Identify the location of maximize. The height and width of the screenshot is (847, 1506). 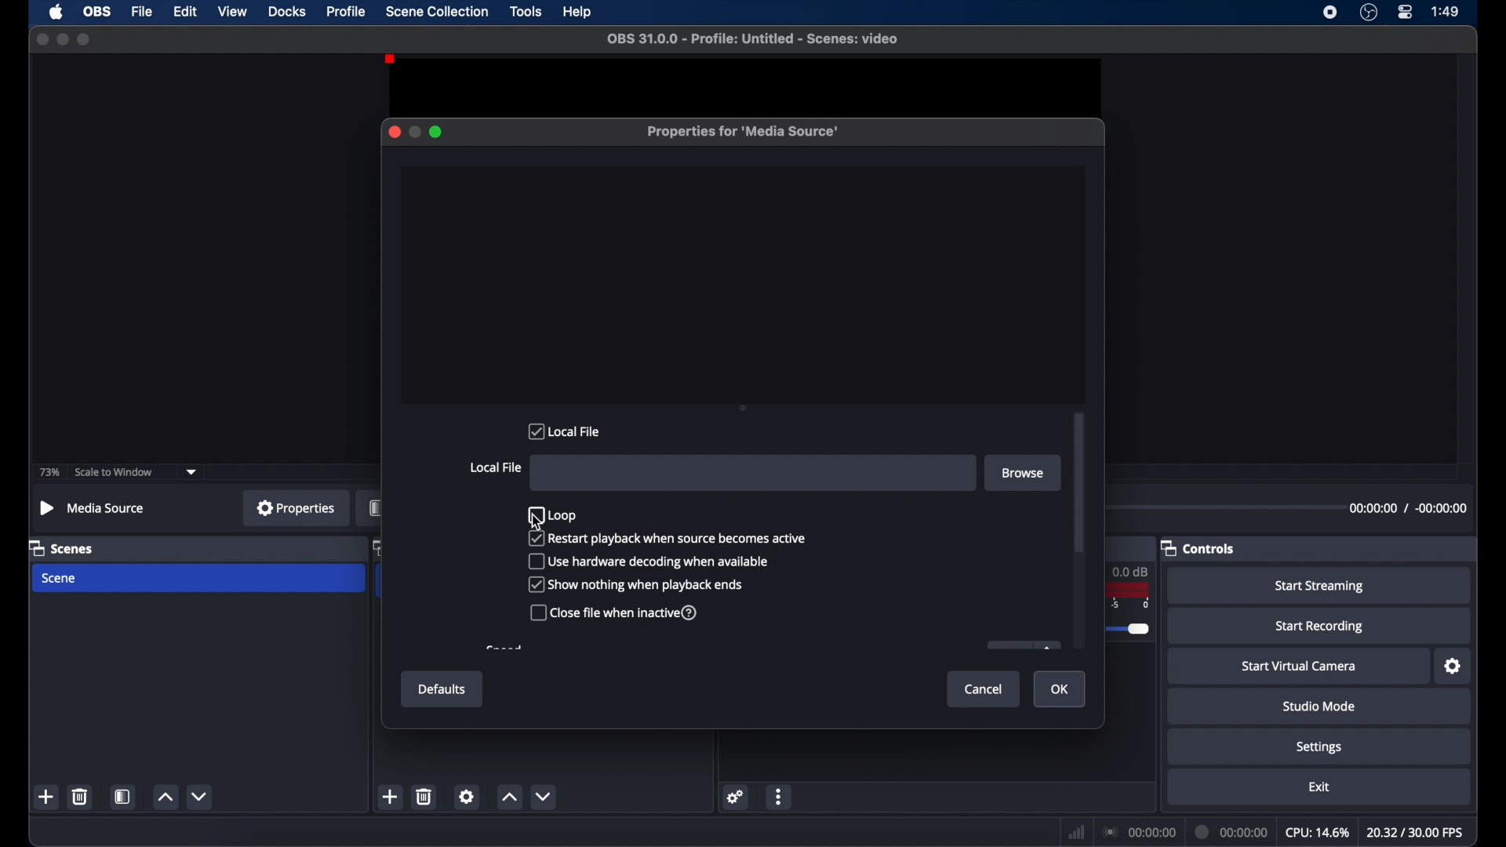
(86, 39).